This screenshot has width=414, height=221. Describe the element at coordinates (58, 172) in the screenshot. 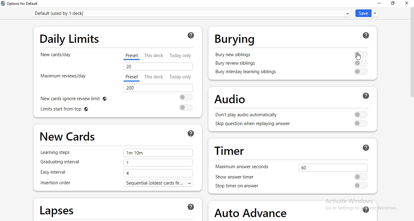

I see `easy interval` at that location.